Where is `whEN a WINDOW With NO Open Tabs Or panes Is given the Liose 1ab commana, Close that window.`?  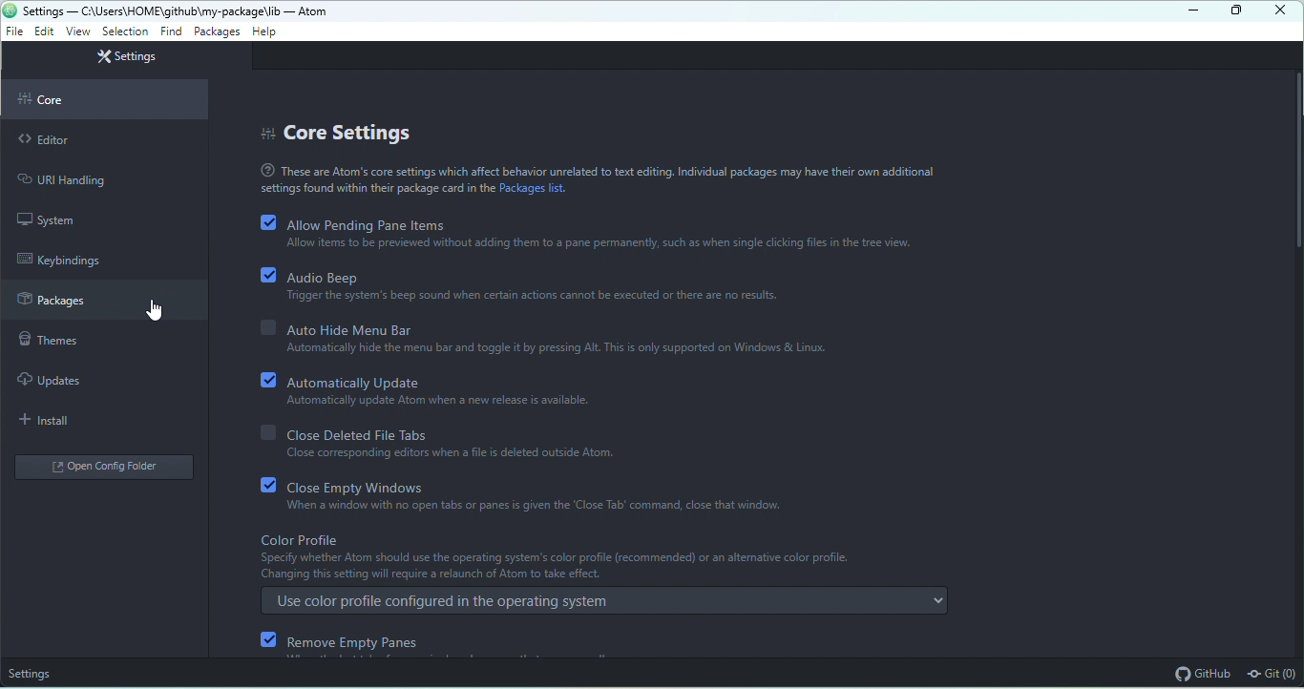 whEN a WINDOW With NO Open Tabs Or panes Is given the Liose 1ab commana, Close that window. is located at coordinates (539, 505).